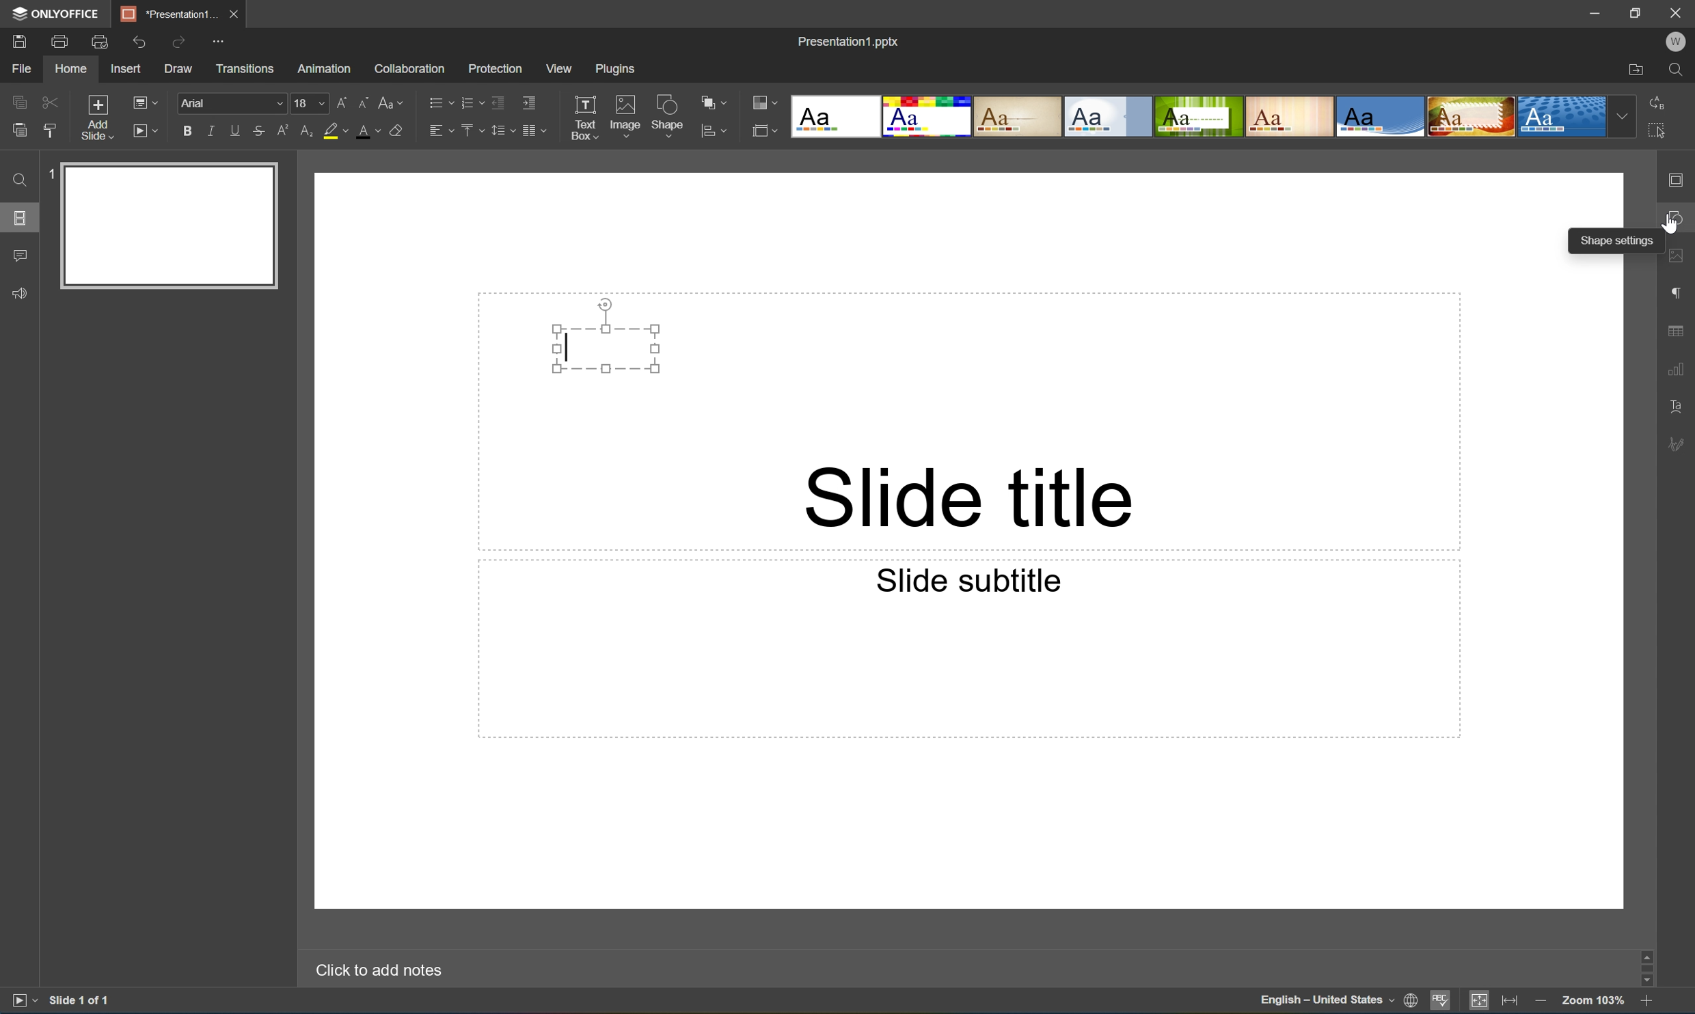  What do you see at coordinates (100, 42) in the screenshot?
I see `Print preview` at bounding box center [100, 42].